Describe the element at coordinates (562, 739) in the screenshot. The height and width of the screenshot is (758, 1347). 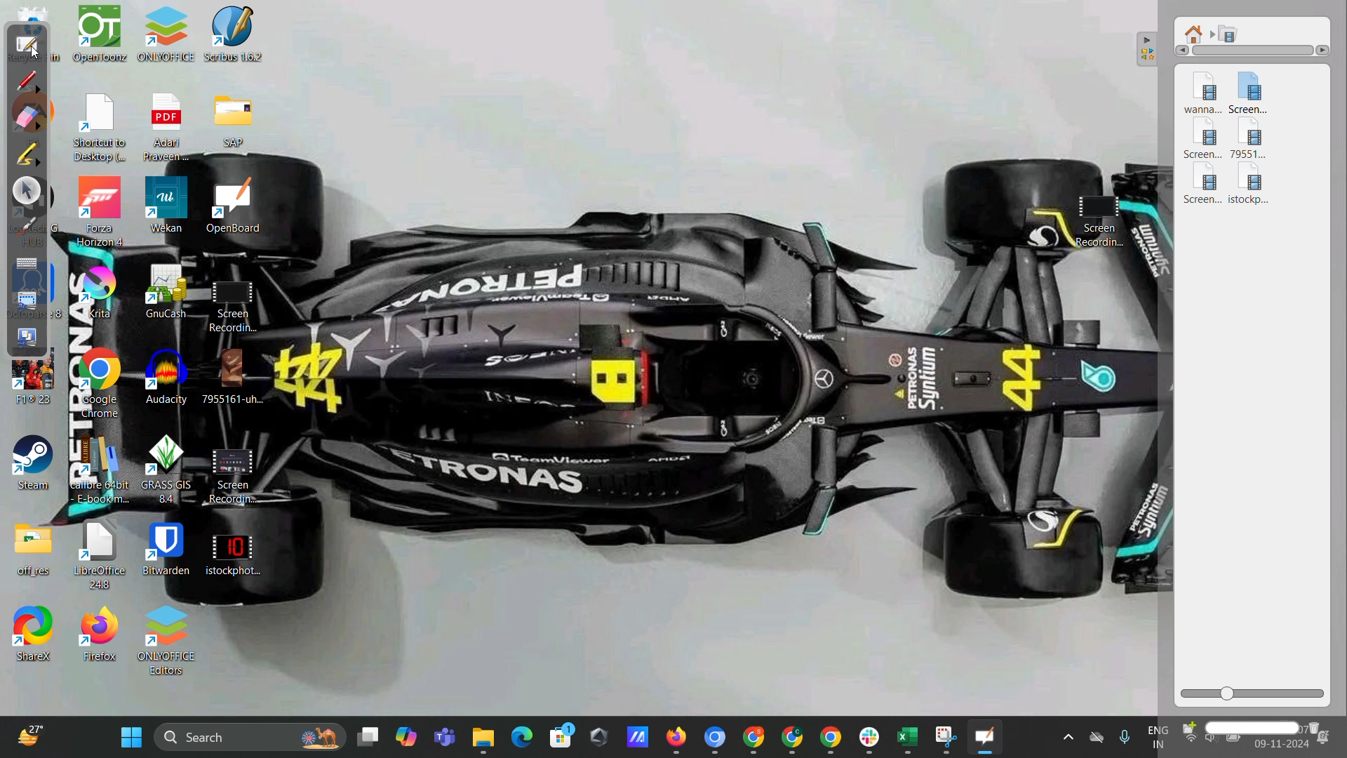
I see `microsoft store` at that location.